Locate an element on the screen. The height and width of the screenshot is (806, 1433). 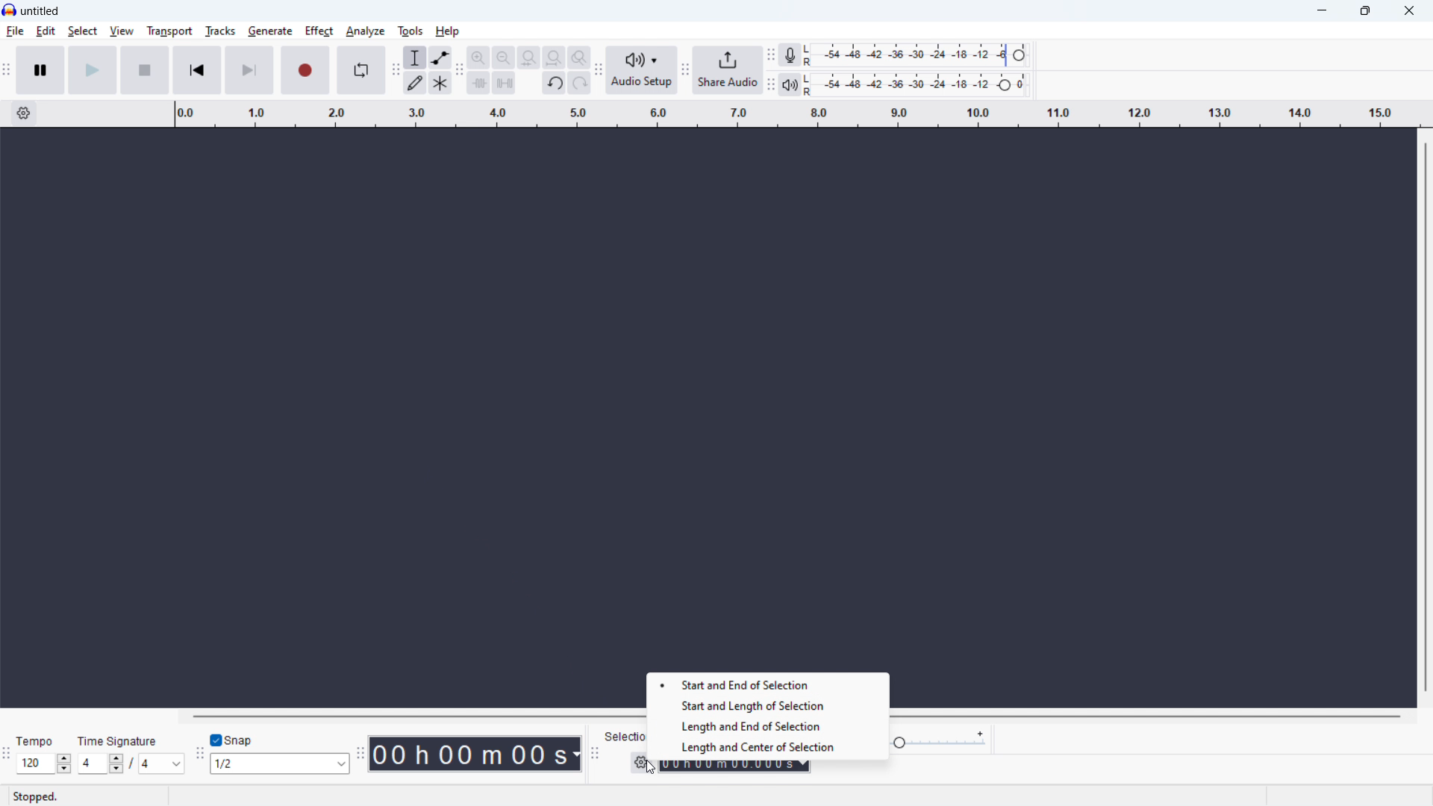
undo is located at coordinates (554, 84).